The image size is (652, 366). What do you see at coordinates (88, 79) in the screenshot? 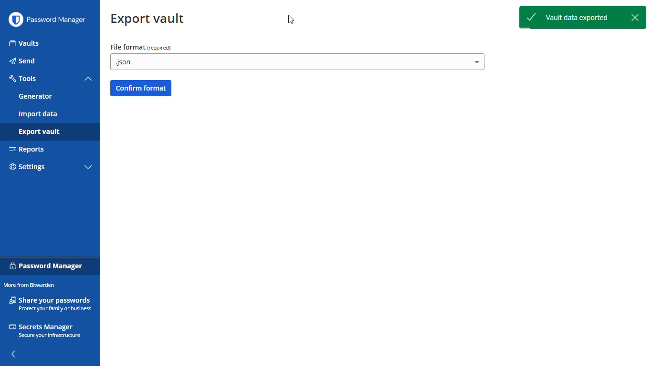
I see `toggle collapse` at bounding box center [88, 79].